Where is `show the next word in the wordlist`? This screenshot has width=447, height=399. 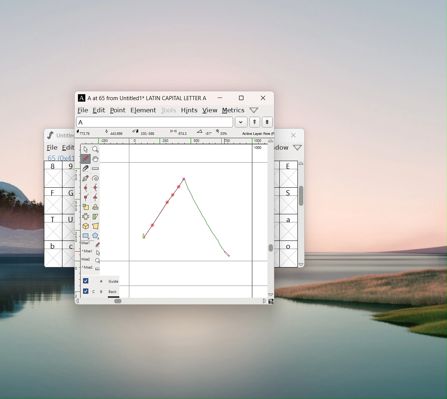
show the next word in the wordlist is located at coordinates (255, 123).